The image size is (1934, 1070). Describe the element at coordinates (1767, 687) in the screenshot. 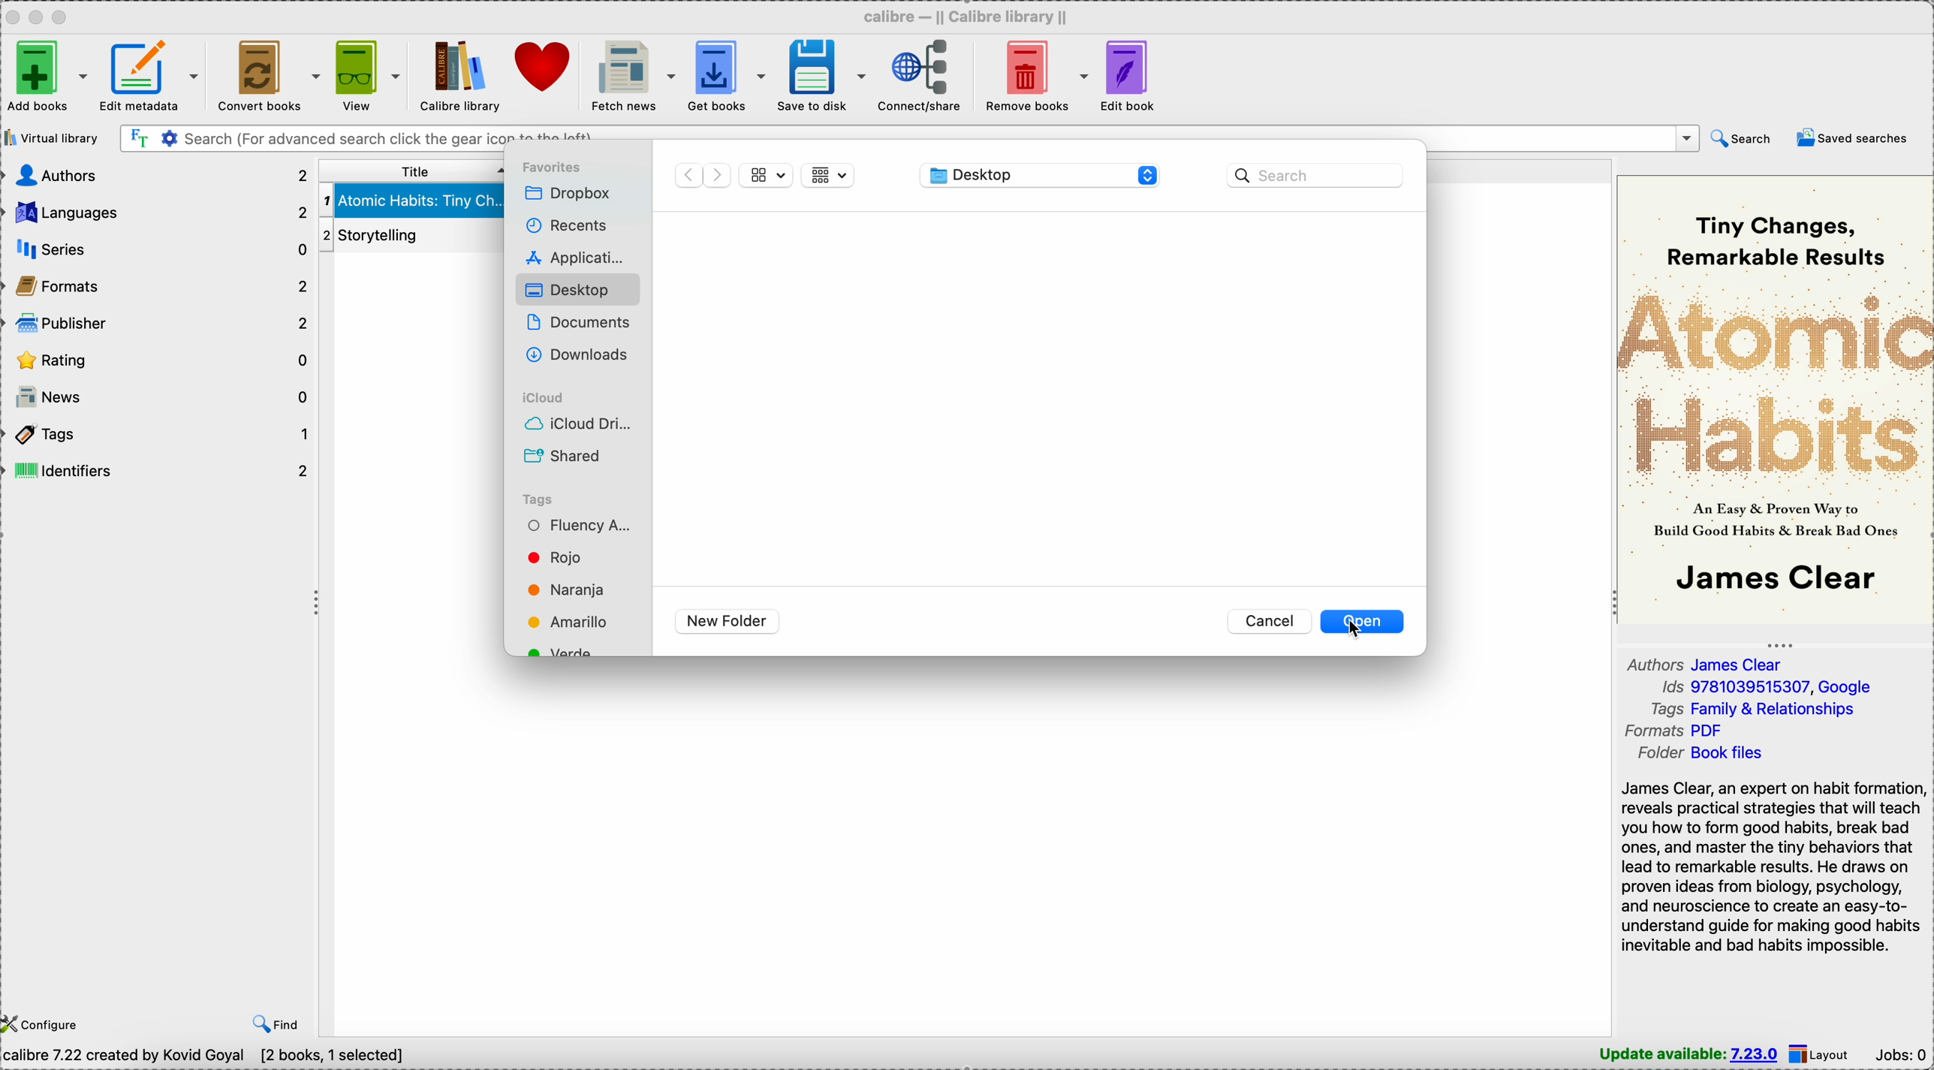

I see `Ids 9781039515307, Google` at that location.